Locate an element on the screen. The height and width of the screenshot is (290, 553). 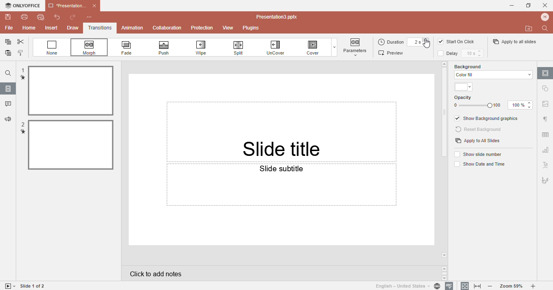
Home is located at coordinates (29, 28).